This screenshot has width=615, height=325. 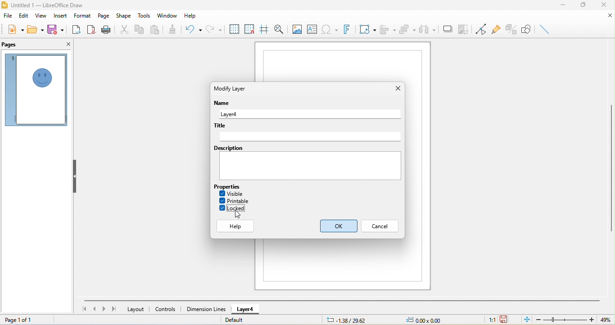 I want to click on help, so click(x=190, y=16).